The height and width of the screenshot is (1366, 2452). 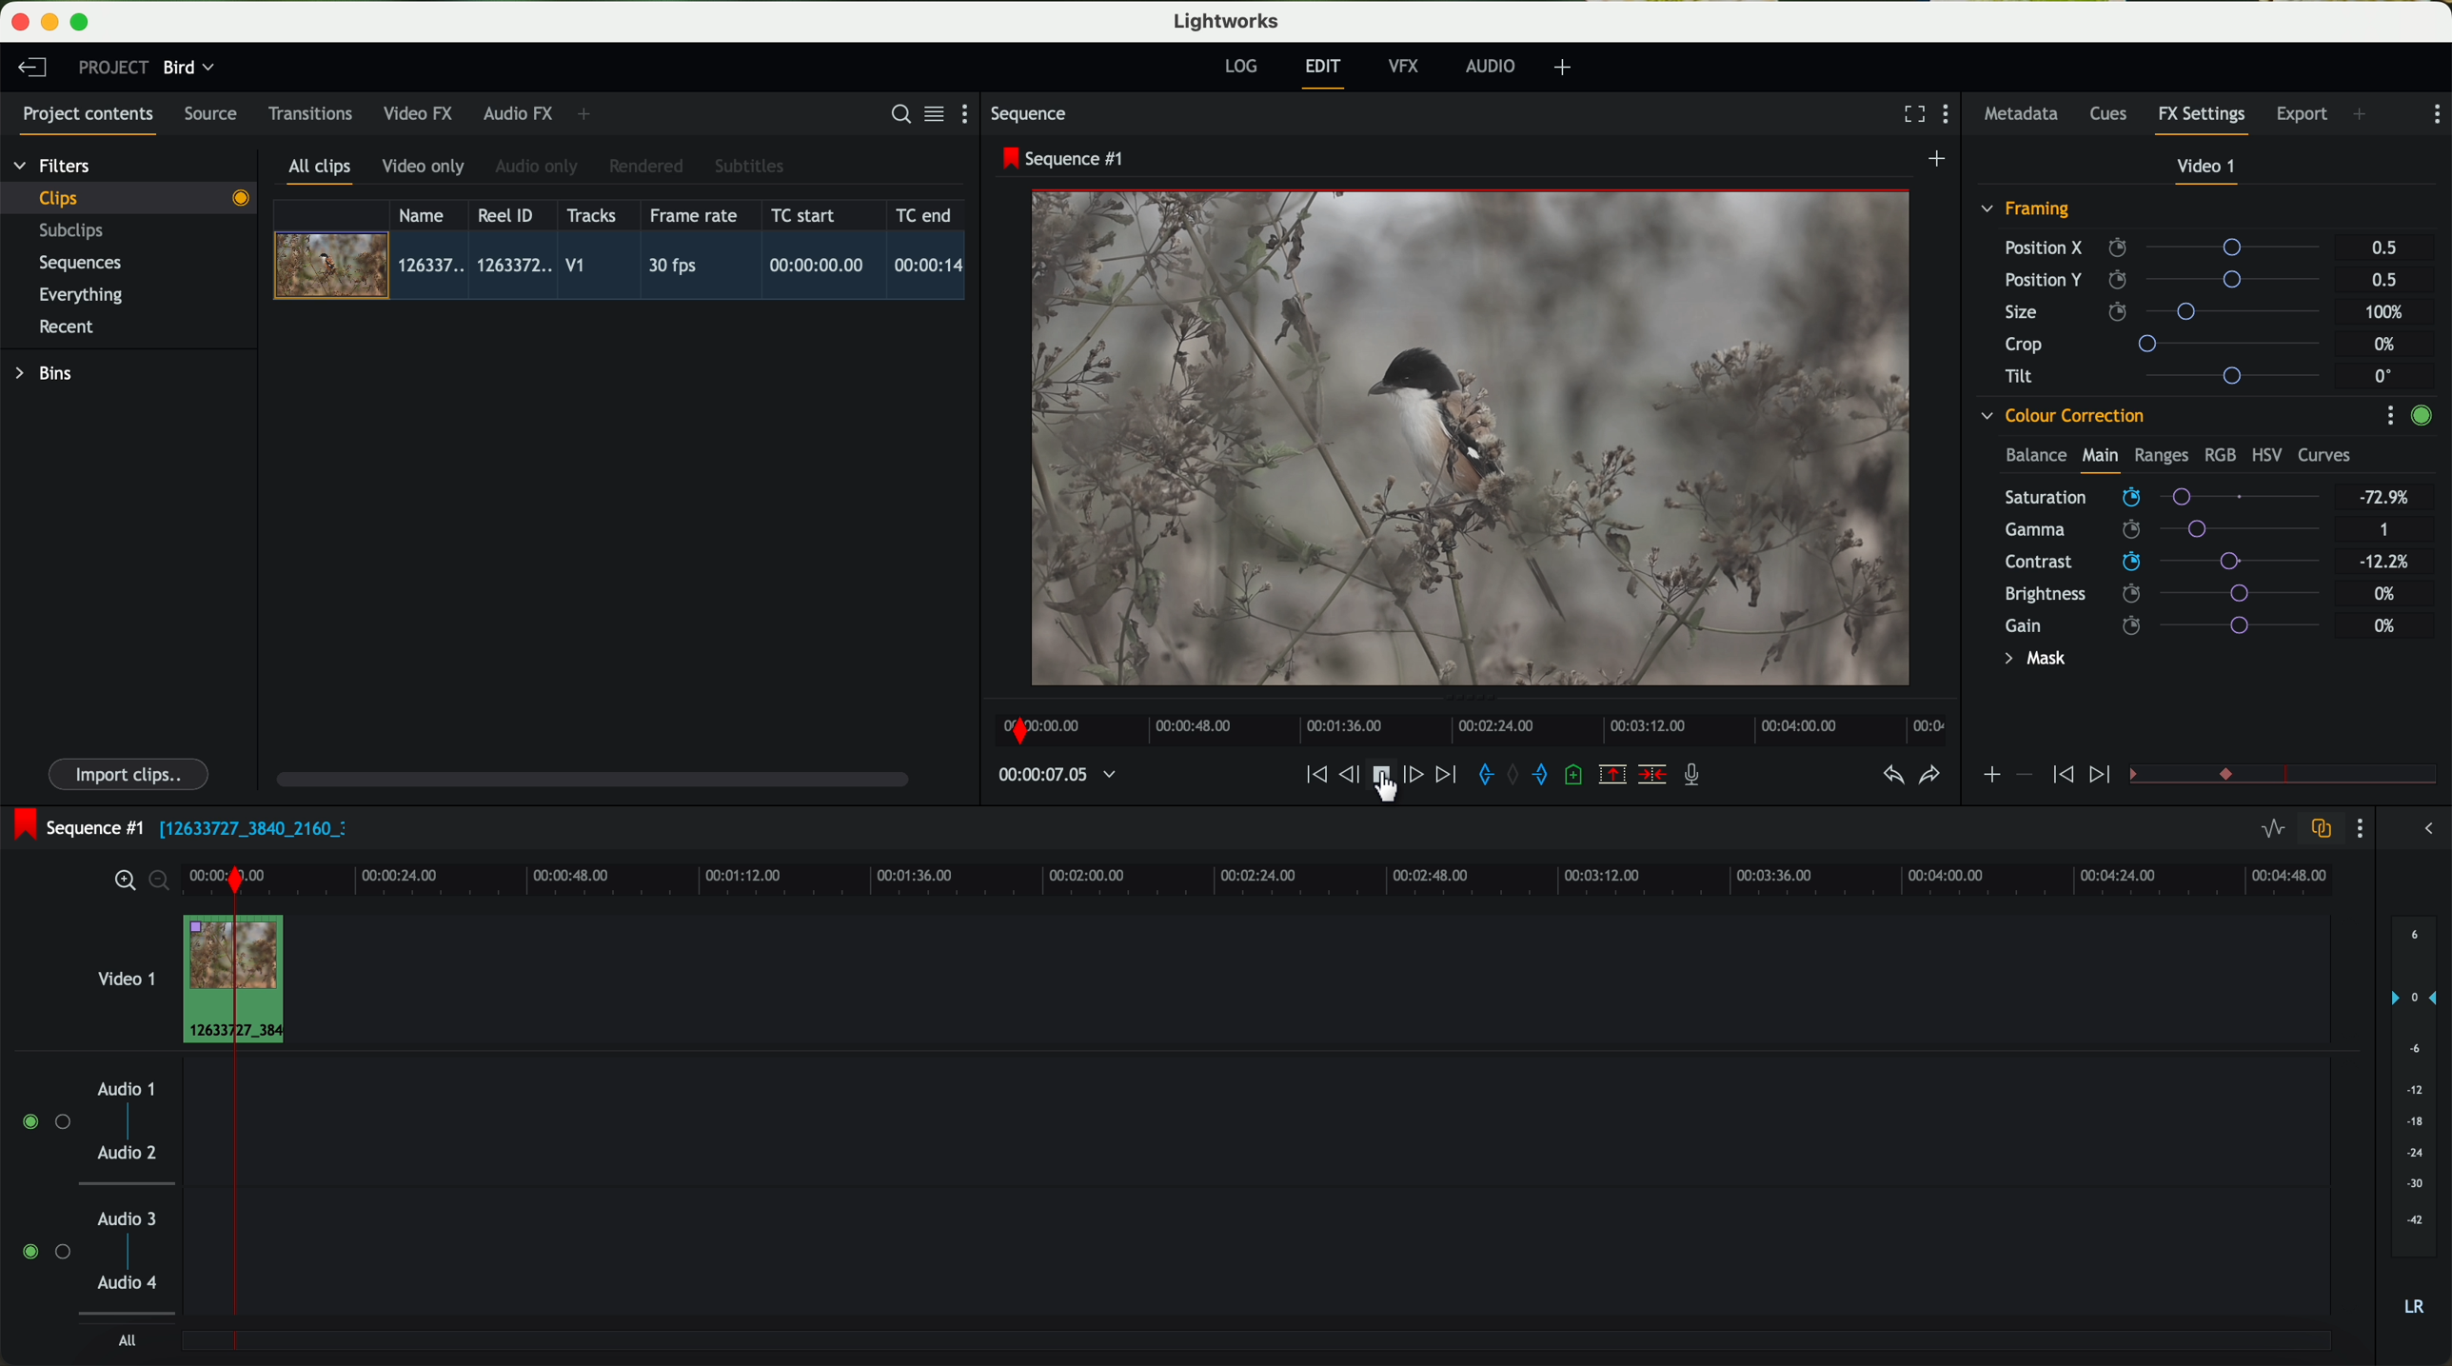 I want to click on toggle audio levels editing, so click(x=2272, y=831).